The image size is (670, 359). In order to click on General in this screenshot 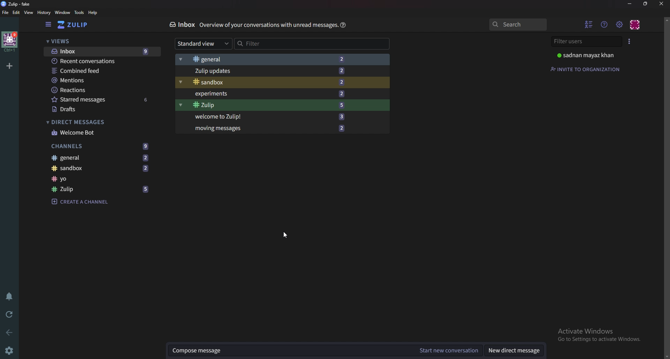, I will do `click(98, 158)`.